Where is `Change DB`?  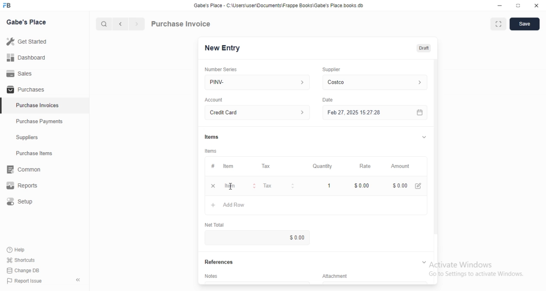
Change DB is located at coordinates (23, 271).